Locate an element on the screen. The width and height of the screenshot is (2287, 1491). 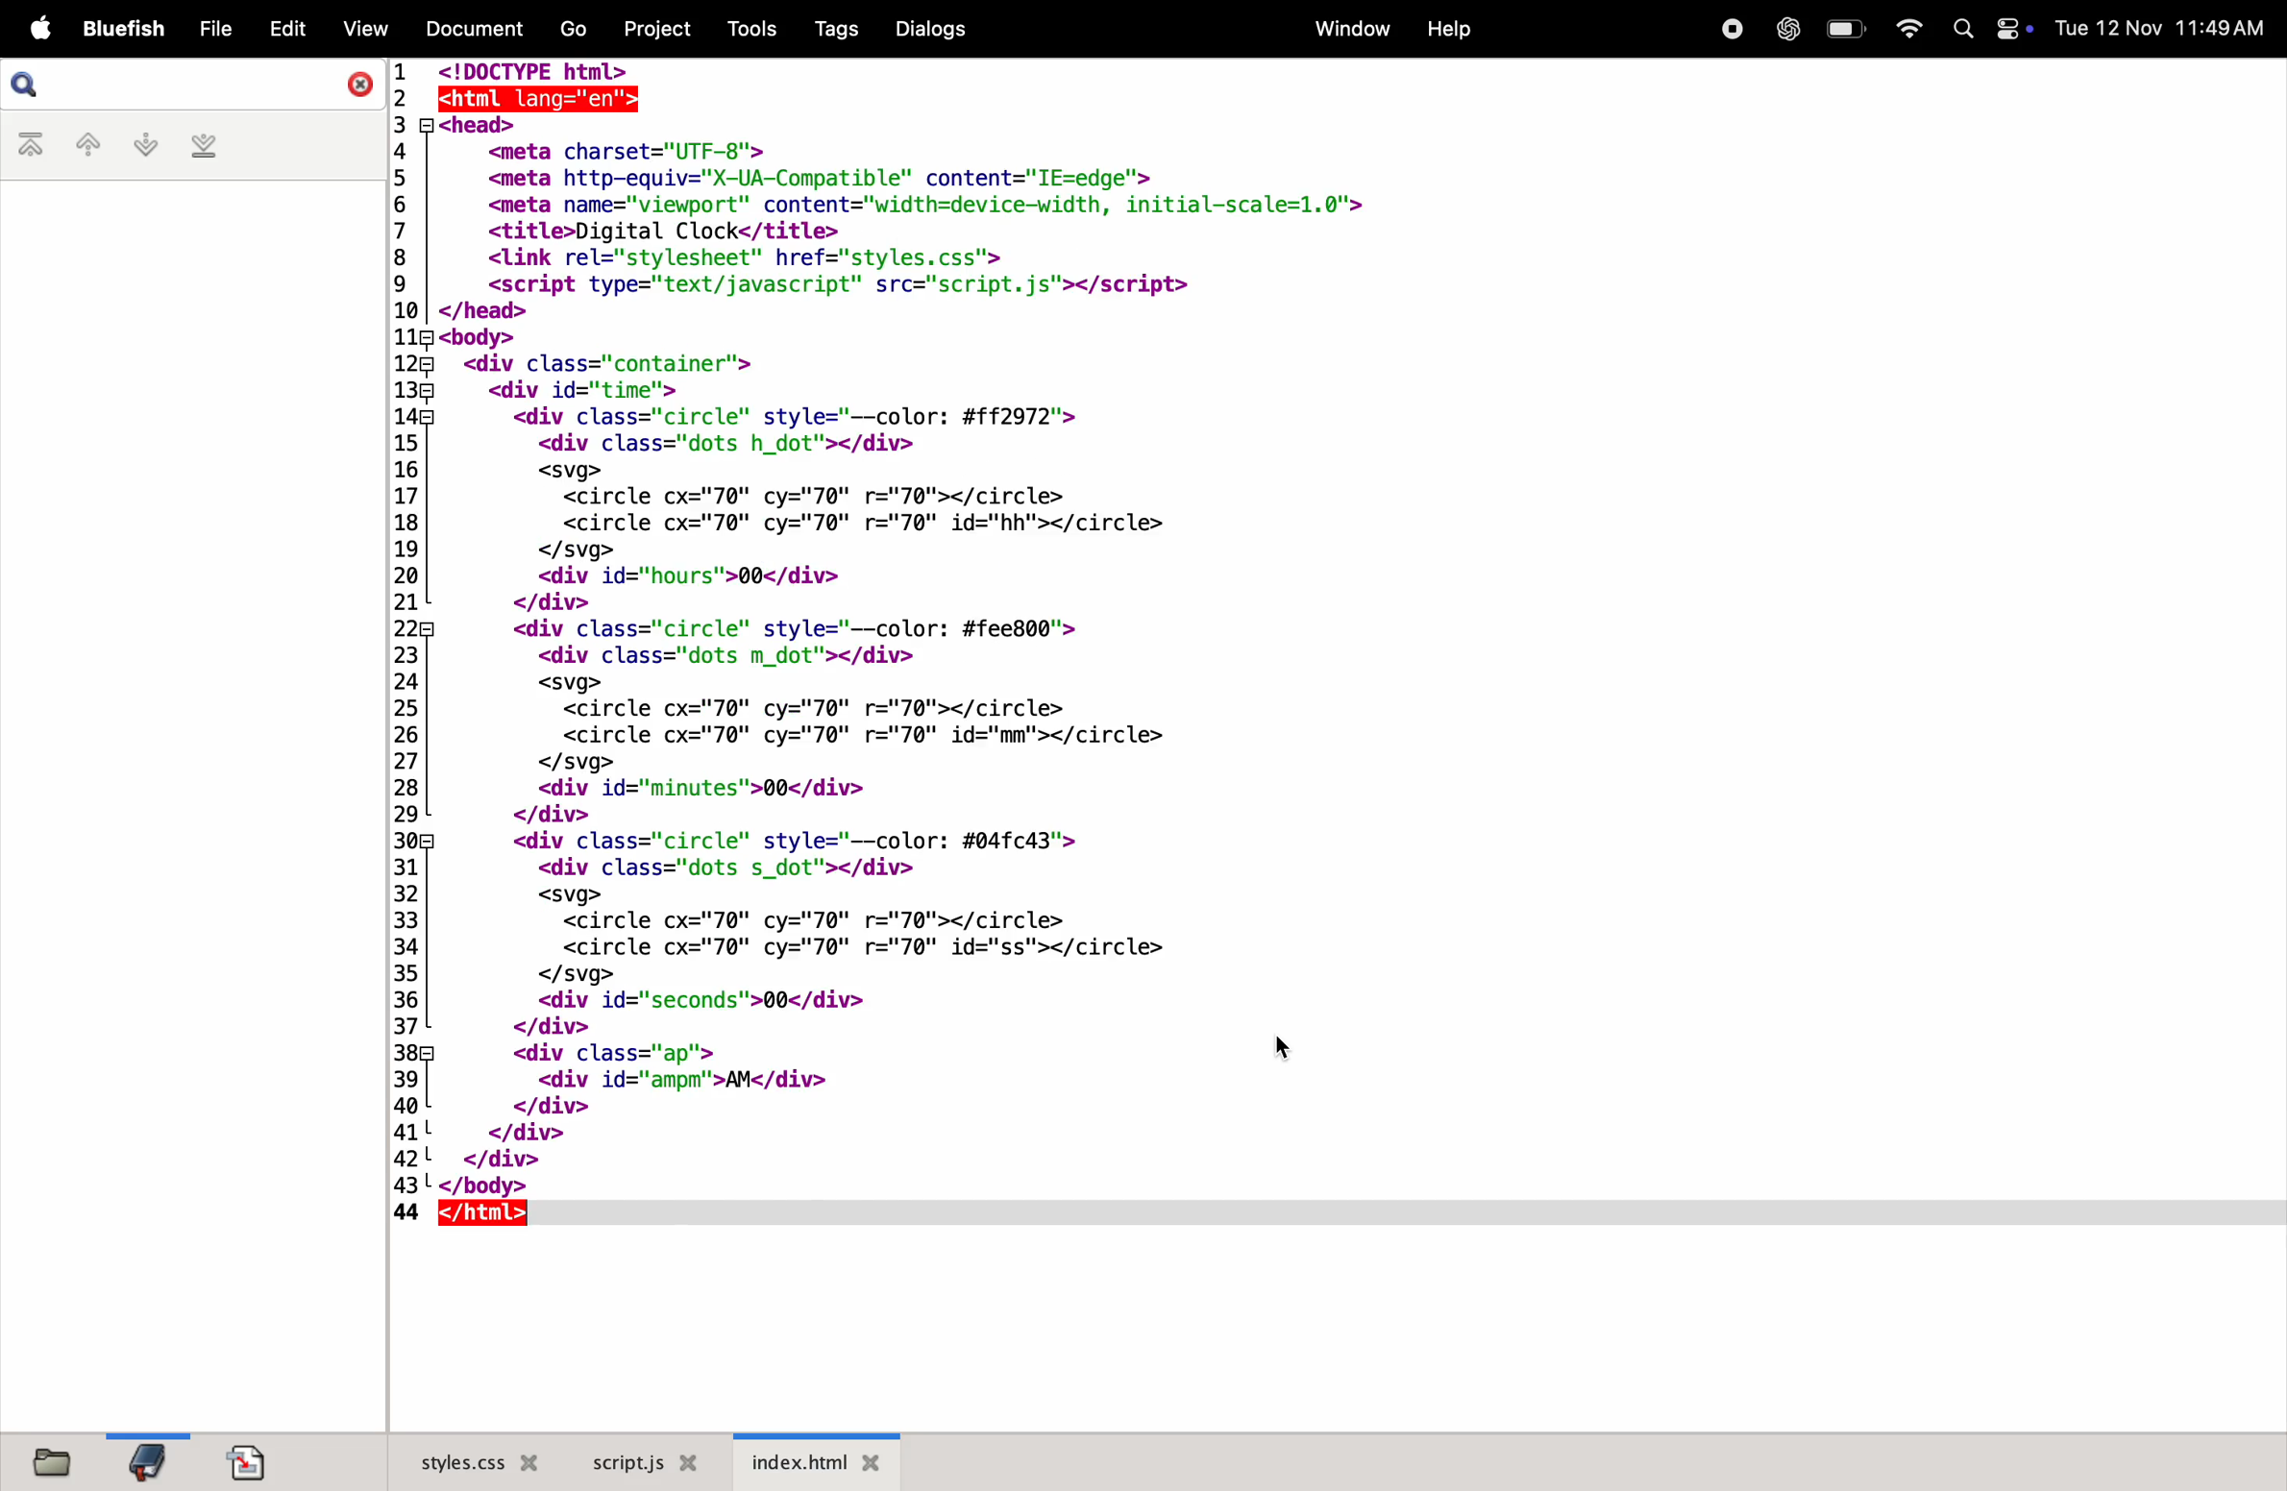
last bookmark is located at coordinates (204, 147).